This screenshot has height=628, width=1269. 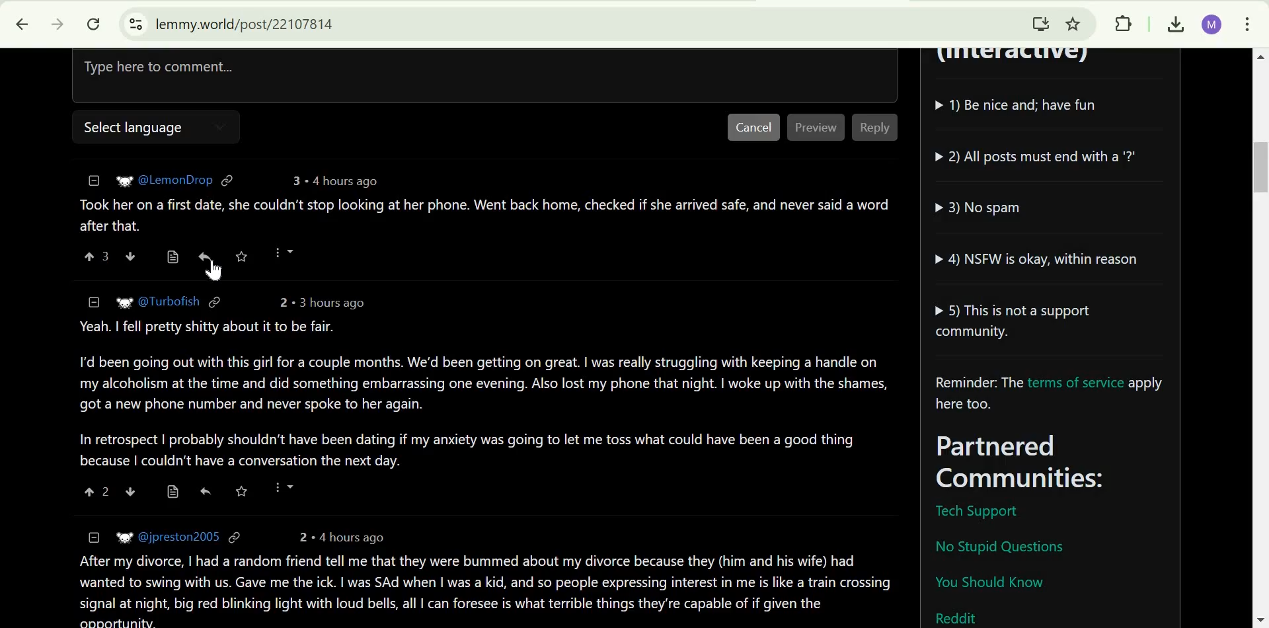 What do you see at coordinates (349, 537) in the screenshot?
I see `4 hours ago` at bounding box center [349, 537].